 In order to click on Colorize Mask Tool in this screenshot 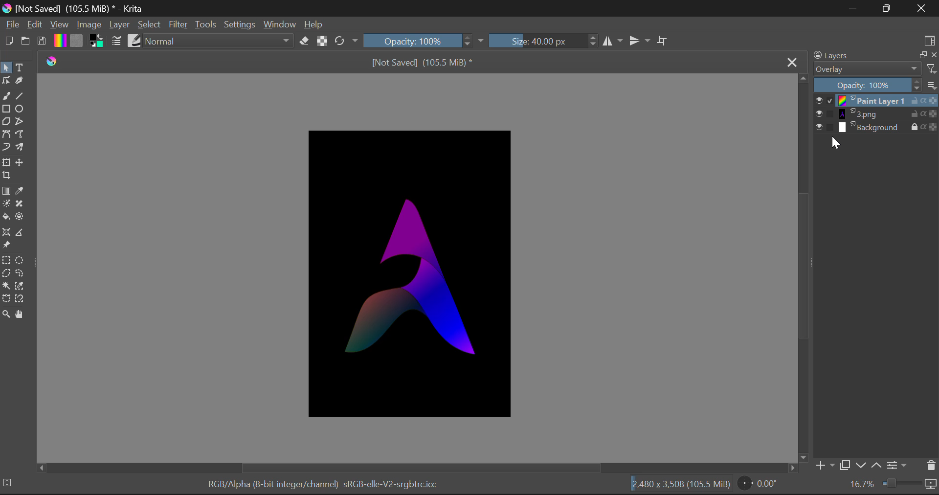, I will do `click(6, 205)`.